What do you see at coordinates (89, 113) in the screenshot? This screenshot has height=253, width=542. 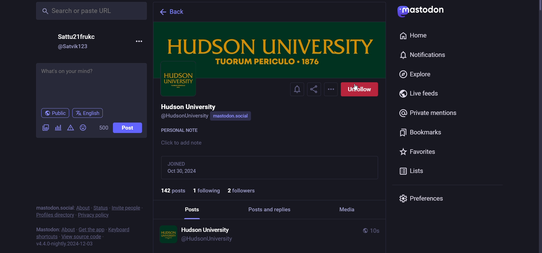 I see `language` at bounding box center [89, 113].